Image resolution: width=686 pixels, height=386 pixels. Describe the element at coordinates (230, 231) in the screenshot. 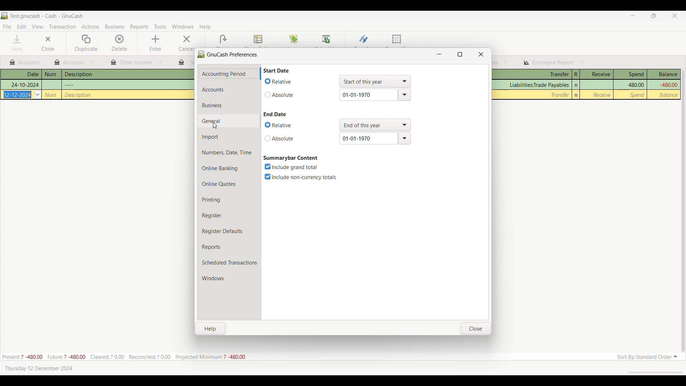

I see `Register defaults` at that location.